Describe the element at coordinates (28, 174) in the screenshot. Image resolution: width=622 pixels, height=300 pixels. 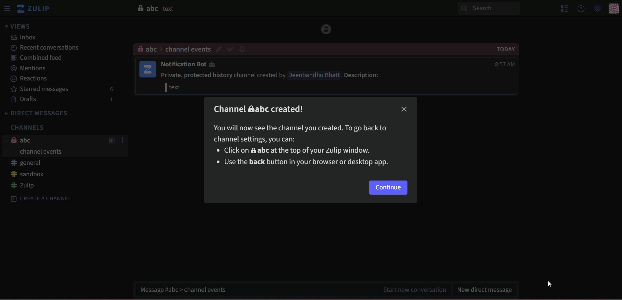
I see `#sandbox` at that location.